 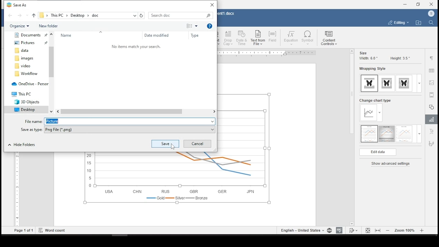 What do you see at coordinates (404, 83) in the screenshot?
I see `wrapping style` at bounding box center [404, 83].